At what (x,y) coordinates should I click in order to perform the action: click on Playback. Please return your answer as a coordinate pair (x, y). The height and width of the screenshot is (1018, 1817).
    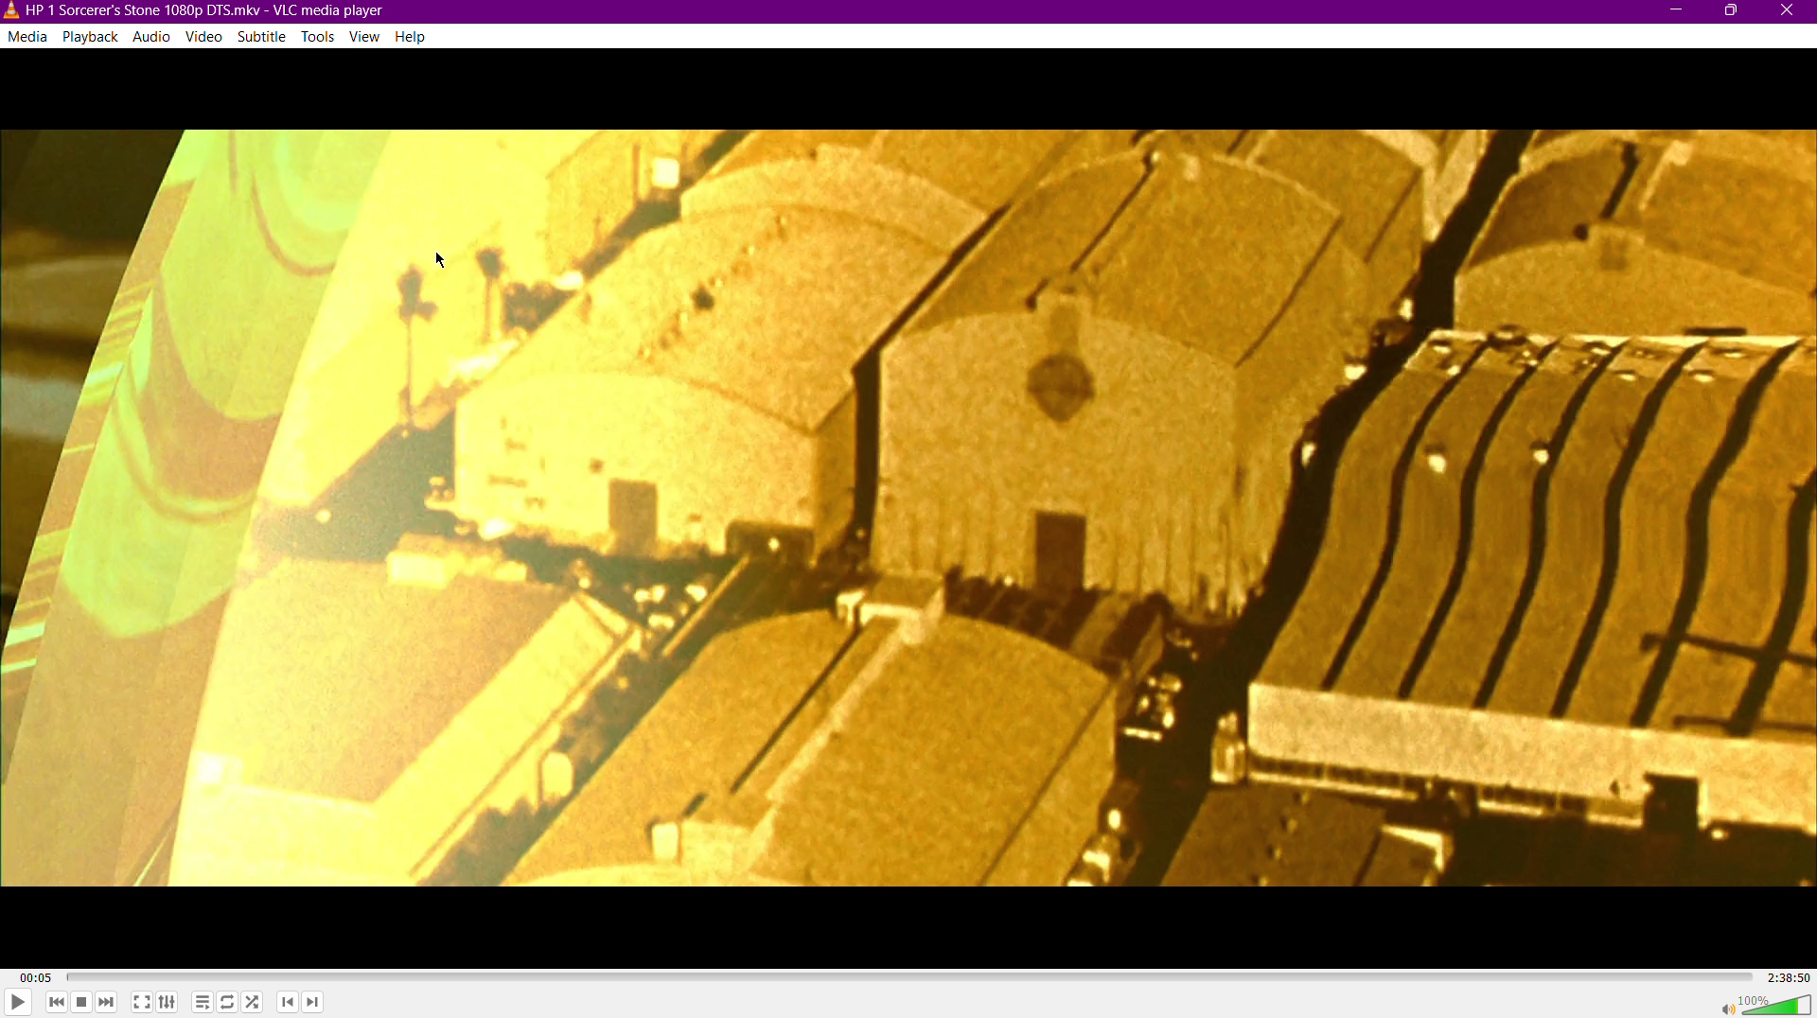
    Looking at the image, I should click on (89, 39).